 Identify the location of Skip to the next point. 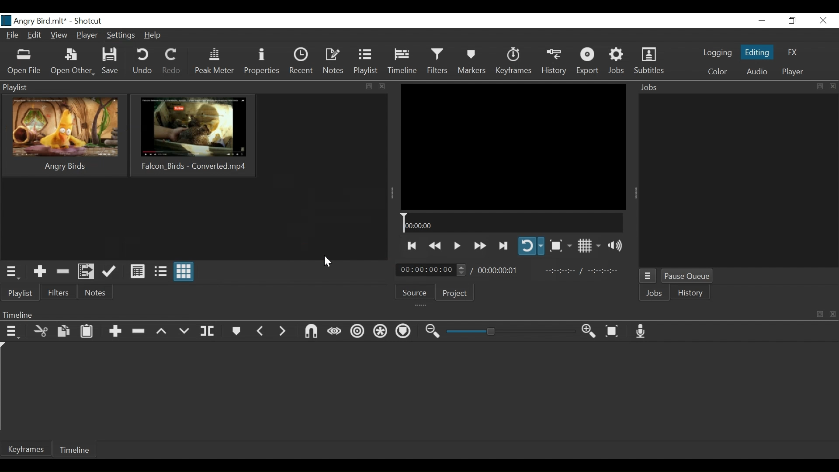
(504, 246).